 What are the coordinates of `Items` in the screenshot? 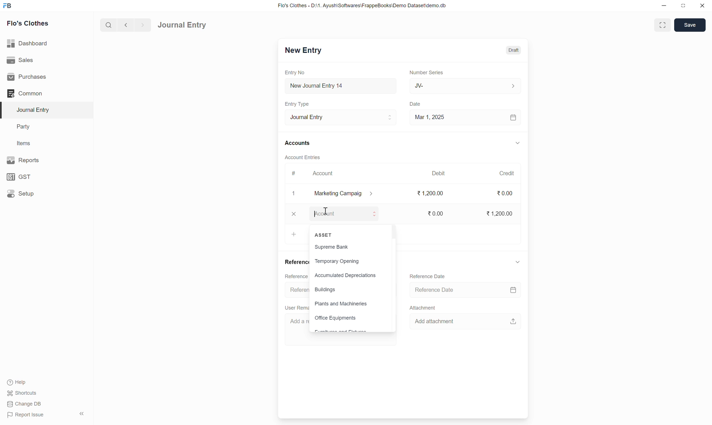 It's located at (23, 143).